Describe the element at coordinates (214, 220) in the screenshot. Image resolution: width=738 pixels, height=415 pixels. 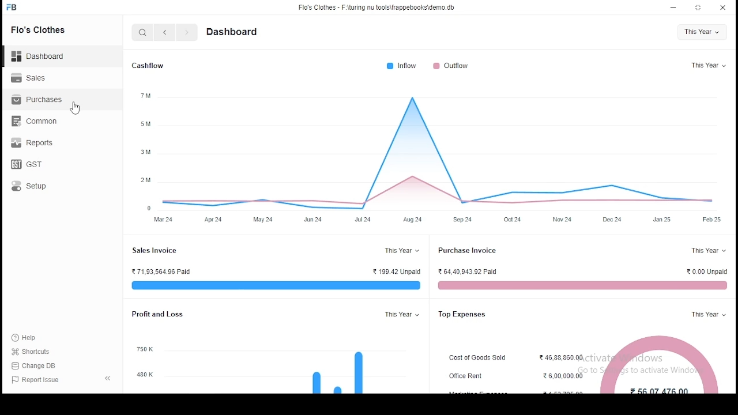
I see `apr 24` at that location.